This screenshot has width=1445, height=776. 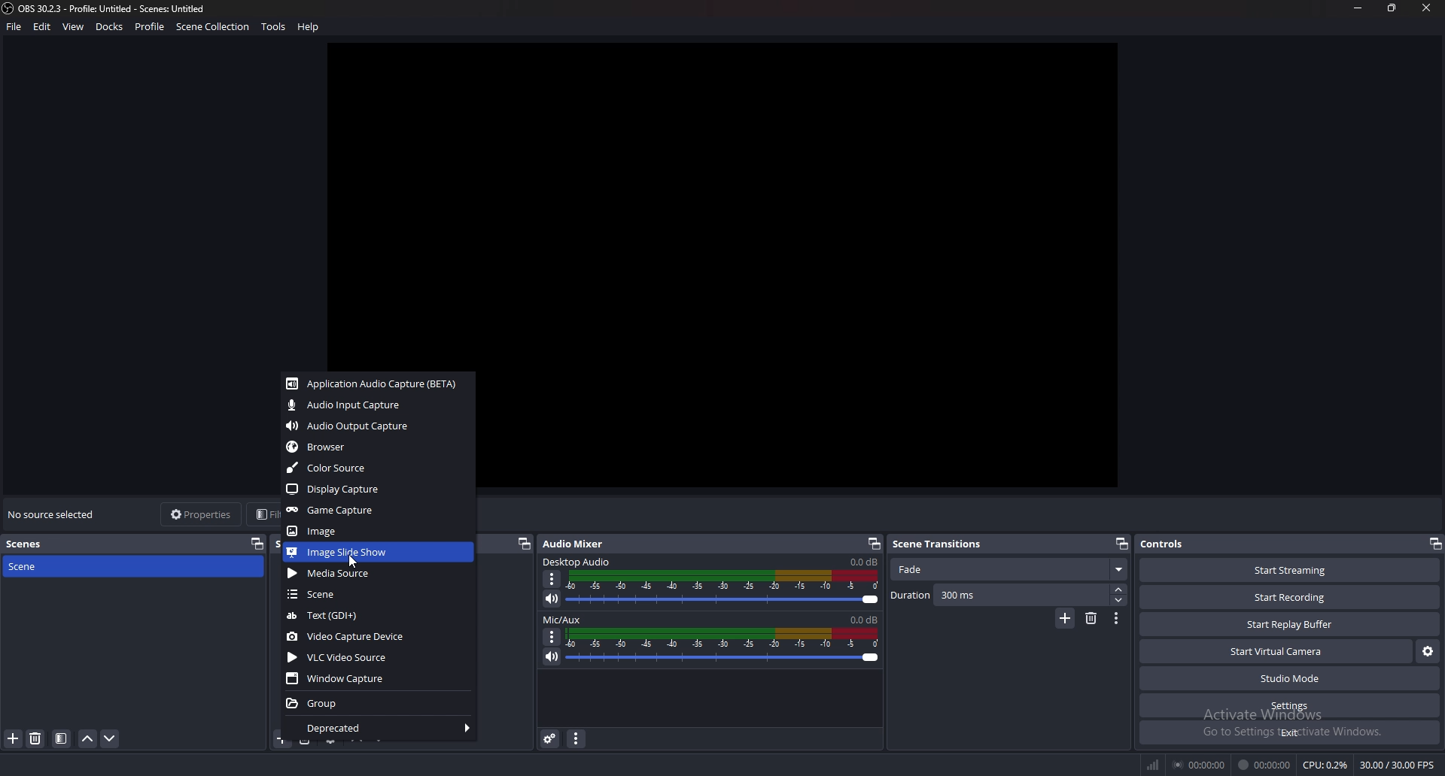 I want to click on edit, so click(x=44, y=26).